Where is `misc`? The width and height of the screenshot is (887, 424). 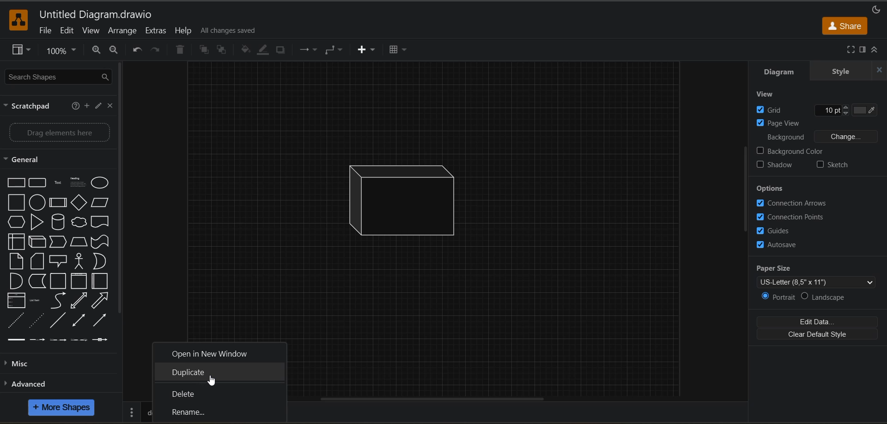
misc is located at coordinates (24, 363).